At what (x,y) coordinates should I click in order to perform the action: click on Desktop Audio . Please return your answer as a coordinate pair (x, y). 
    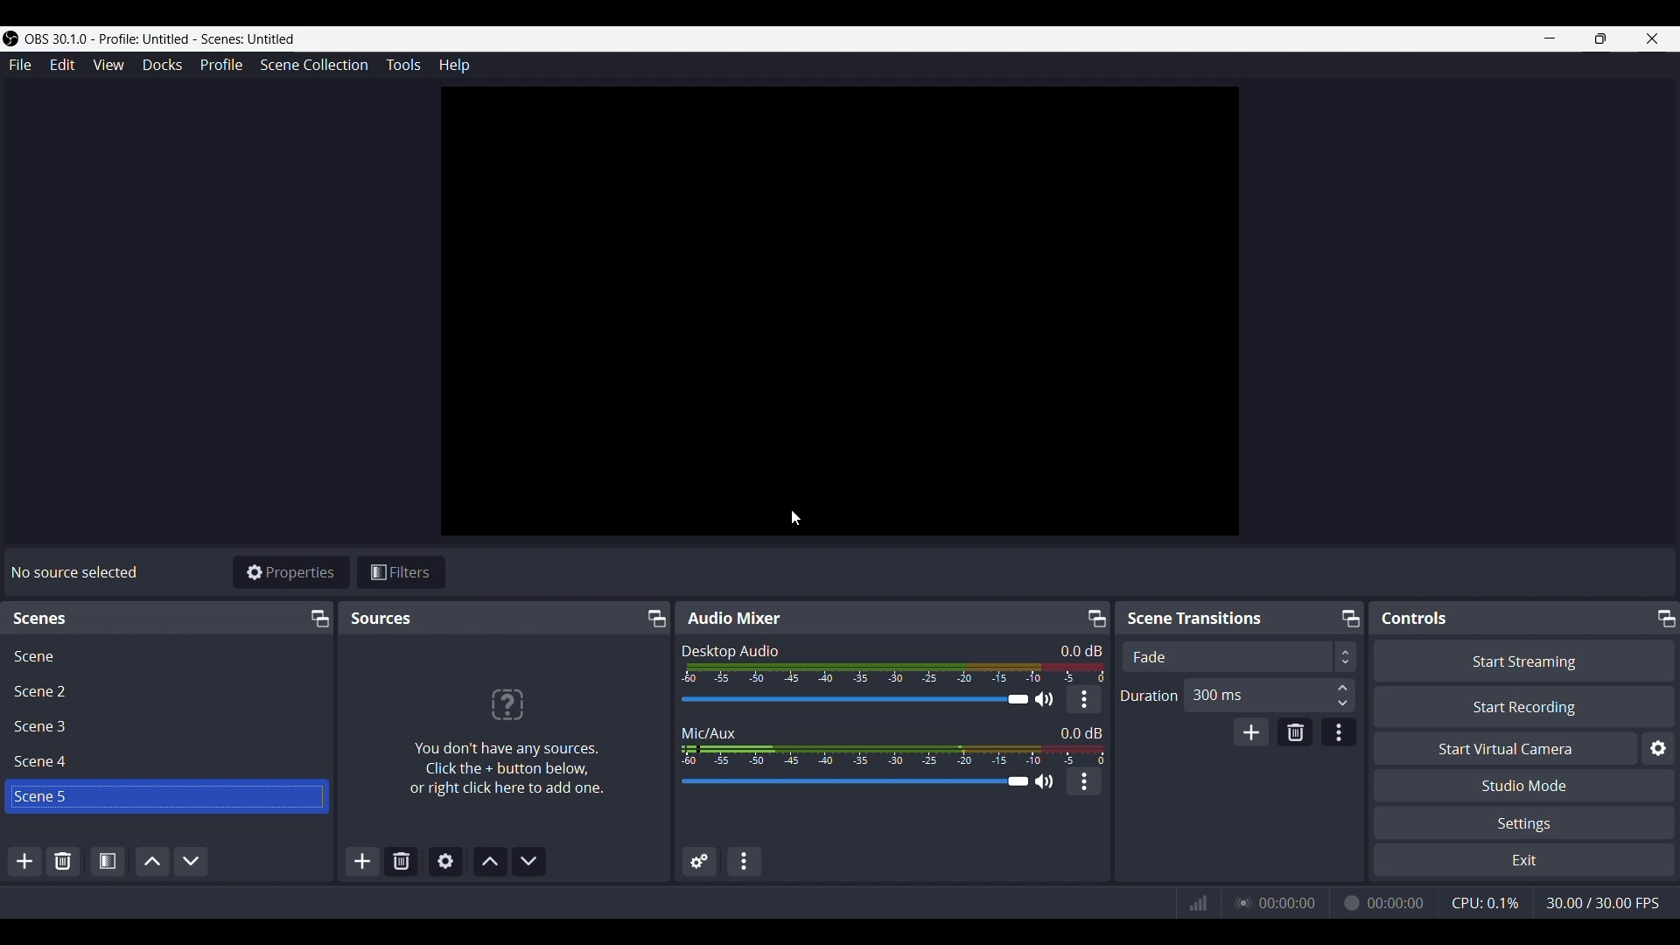
    Looking at the image, I should click on (730, 649).